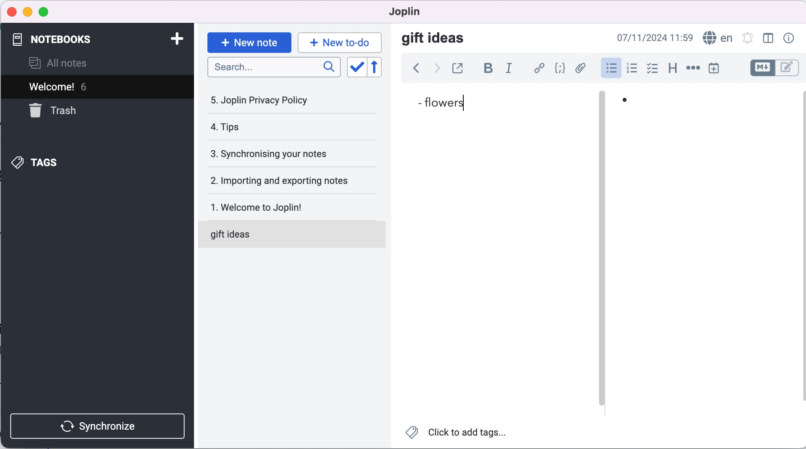 Image resolution: width=806 pixels, height=449 pixels. What do you see at coordinates (632, 69) in the screenshot?
I see `numbered list` at bounding box center [632, 69].